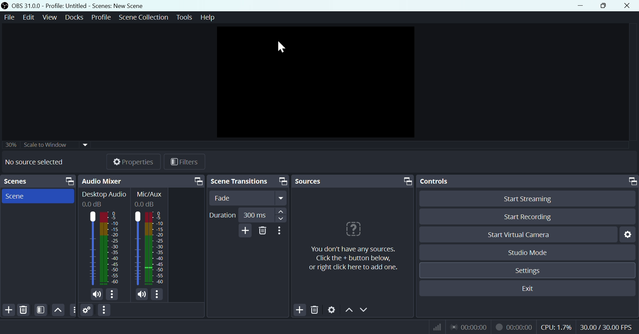 Image resolution: width=639 pixels, height=334 pixels. What do you see at coordinates (315, 310) in the screenshot?
I see `Delete` at bounding box center [315, 310].